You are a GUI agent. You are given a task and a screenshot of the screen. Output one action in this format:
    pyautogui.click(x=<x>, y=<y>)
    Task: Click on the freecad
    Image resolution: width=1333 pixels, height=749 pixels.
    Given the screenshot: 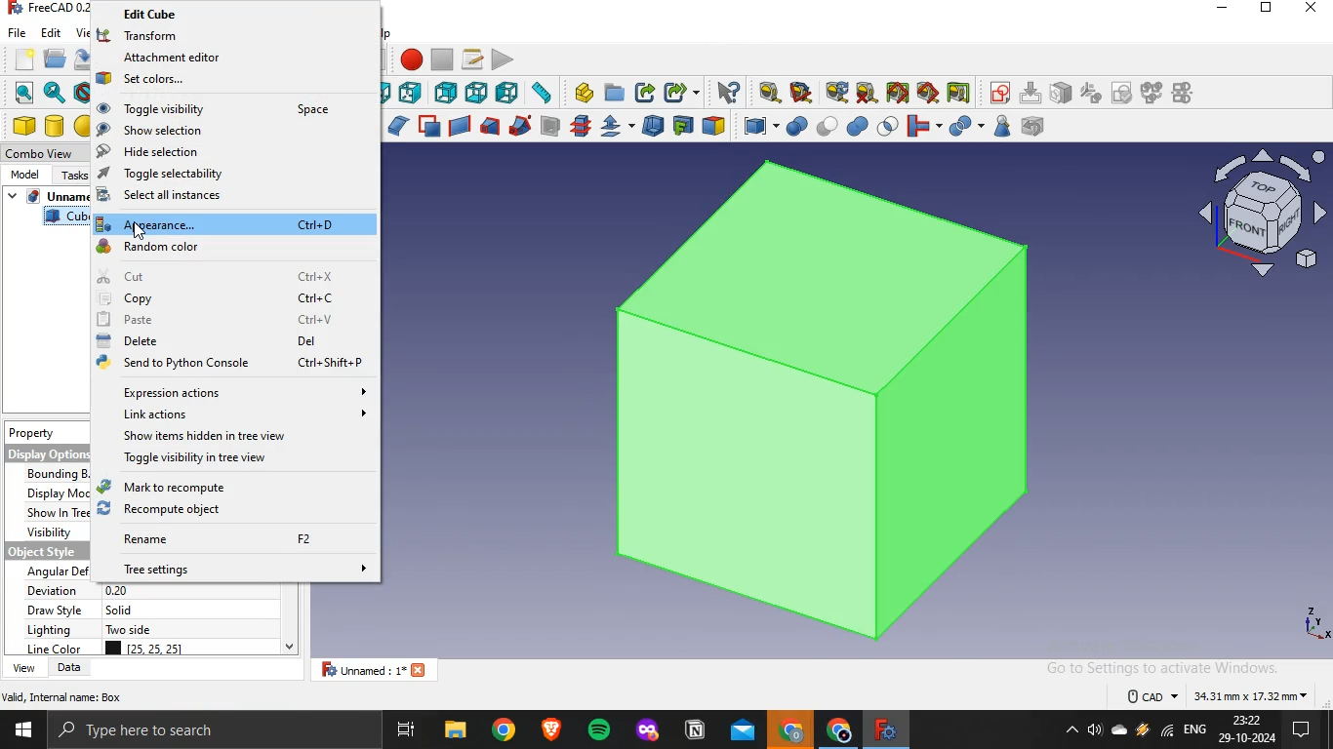 What is the action you would take?
    pyautogui.click(x=883, y=729)
    